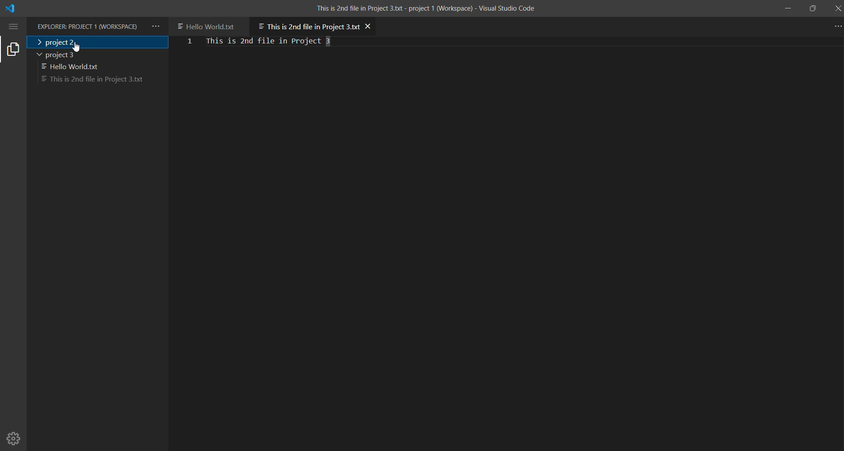 The height and width of the screenshot is (451, 844). What do you see at coordinates (788, 8) in the screenshot?
I see `minimize` at bounding box center [788, 8].